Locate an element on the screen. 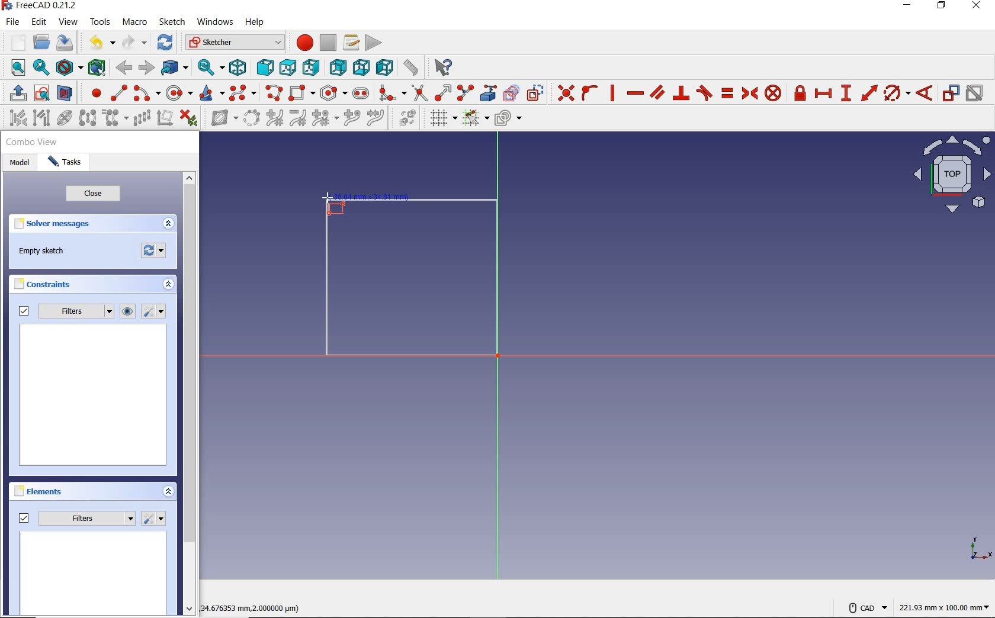 Image resolution: width=995 pixels, height=618 pixels. fit all is located at coordinates (14, 69).